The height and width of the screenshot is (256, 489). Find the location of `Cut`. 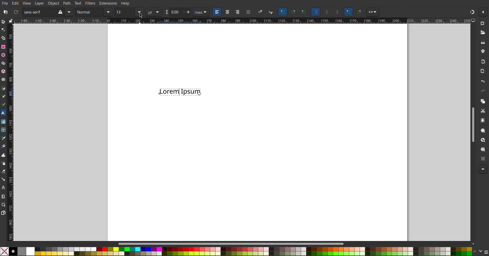

Cut is located at coordinates (483, 110).